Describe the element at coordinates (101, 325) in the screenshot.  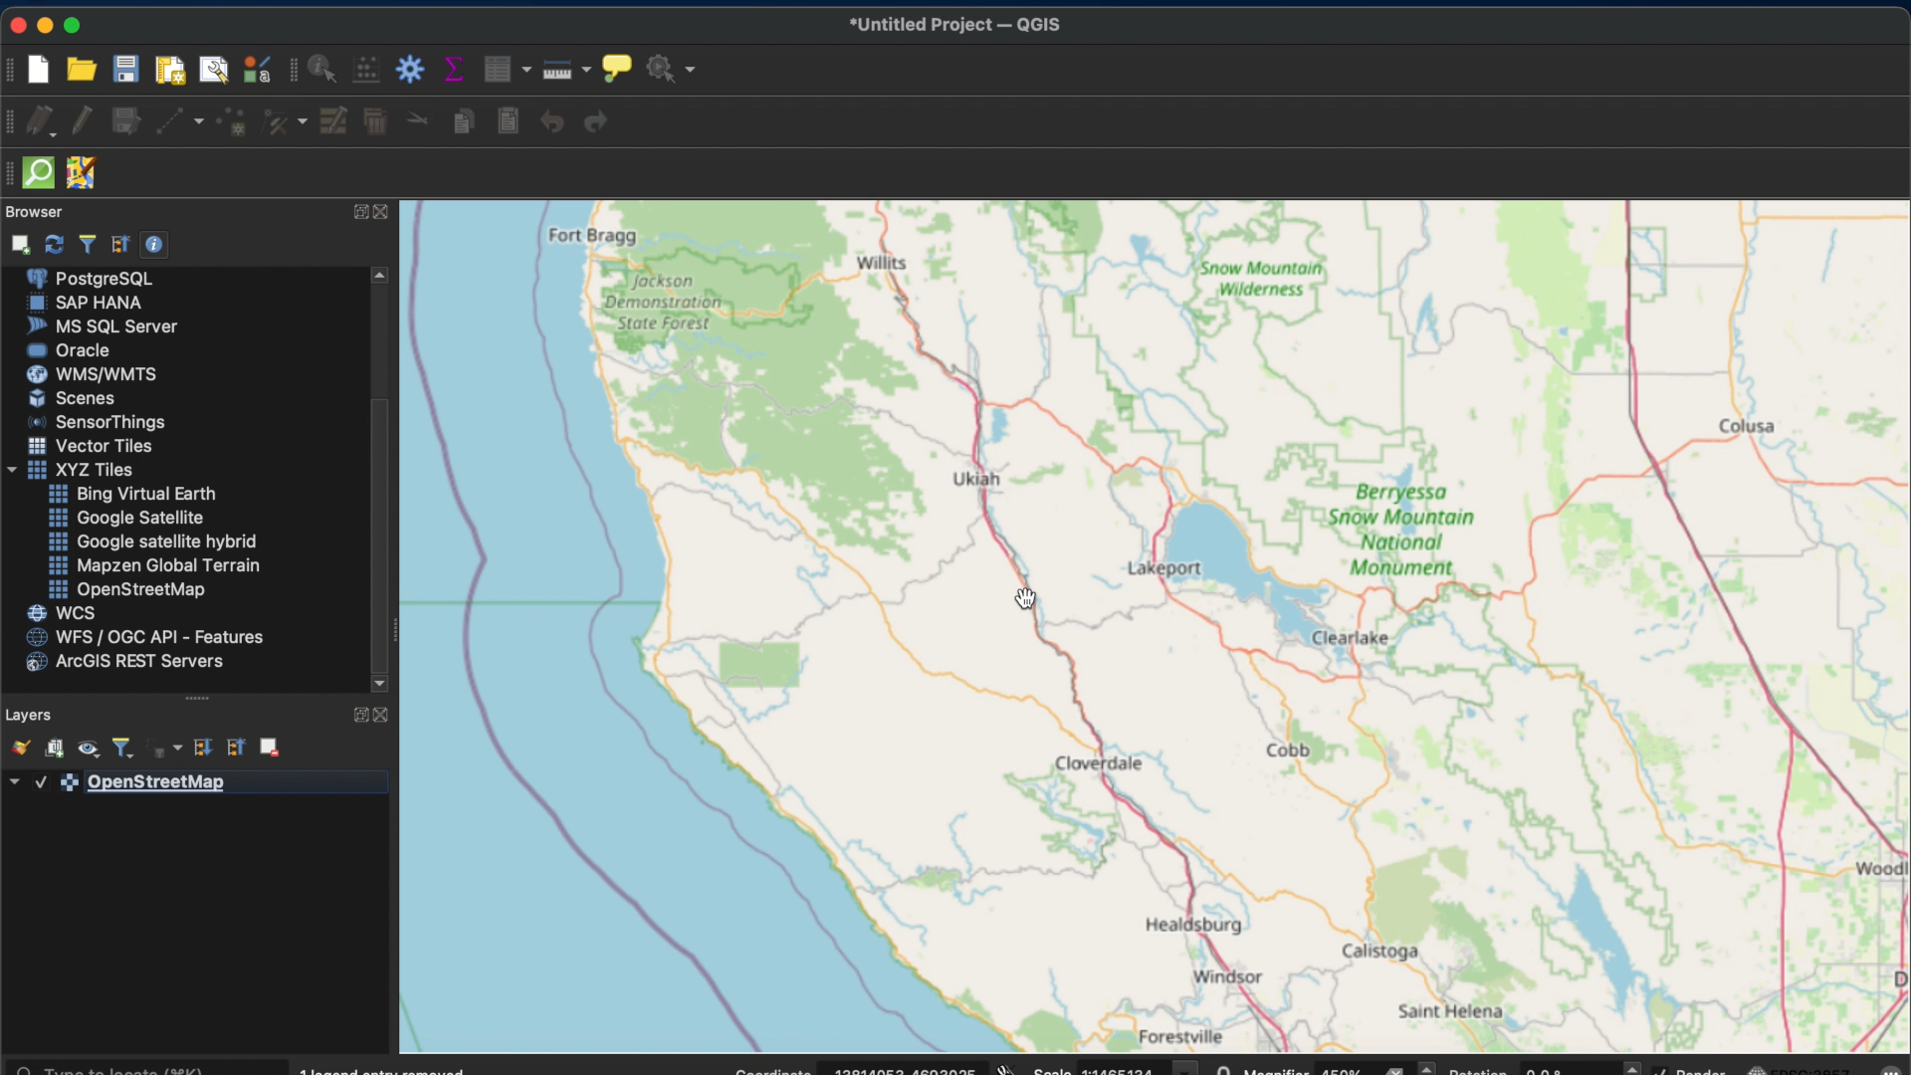
I see `MS sql server` at that location.